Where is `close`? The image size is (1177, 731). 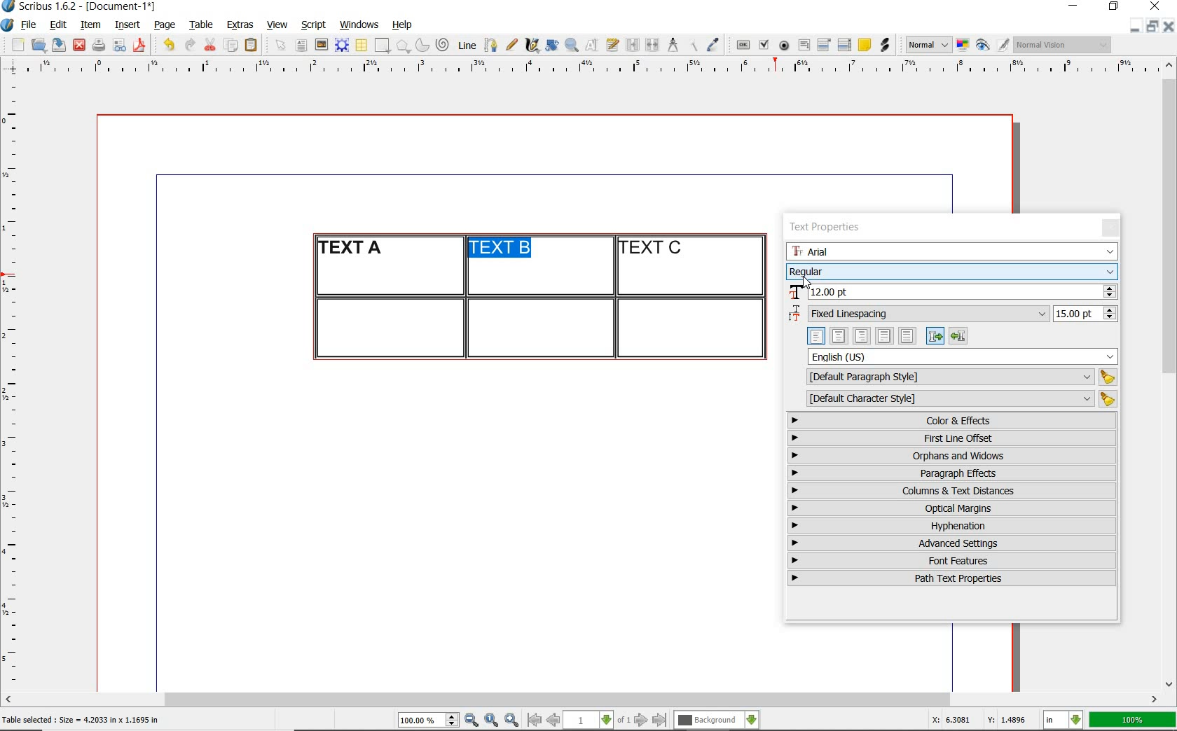
close is located at coordinates (1157, 6).